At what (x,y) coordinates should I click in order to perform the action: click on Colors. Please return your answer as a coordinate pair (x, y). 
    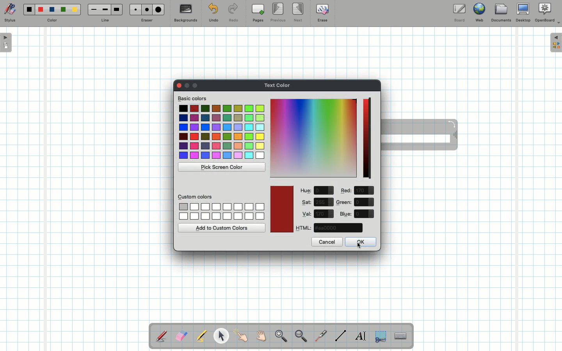
    Looking at the image, I should click on (222, 133).